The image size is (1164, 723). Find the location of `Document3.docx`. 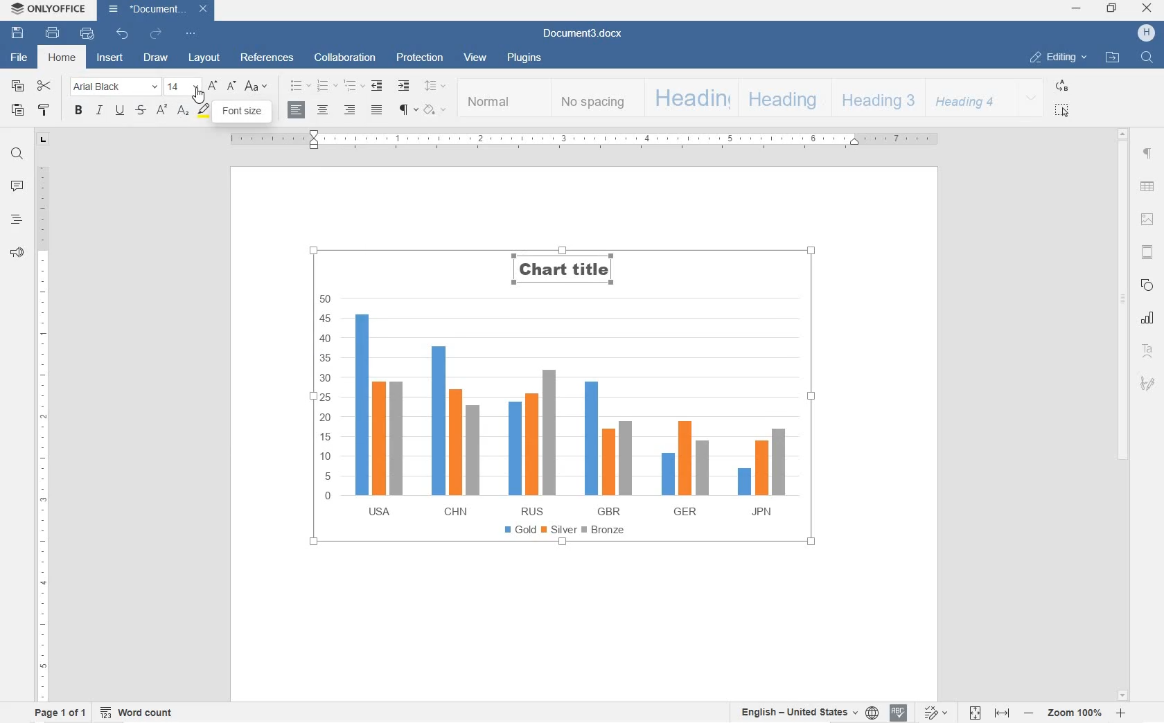

Document3.docx is located at coordinates (581, 35).